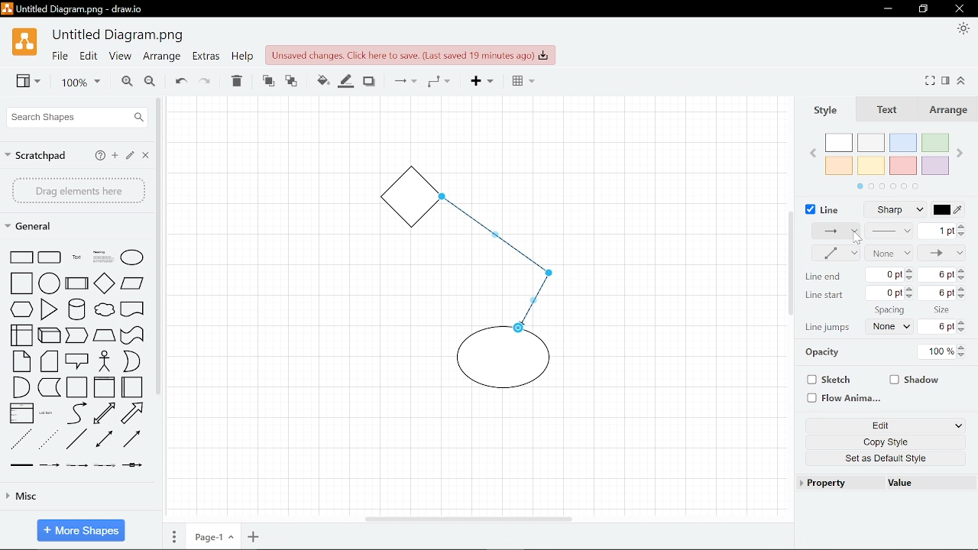 Image resolution: width=978 pixels, height=550 pixels. I want to click on shape, so click(78, 283).